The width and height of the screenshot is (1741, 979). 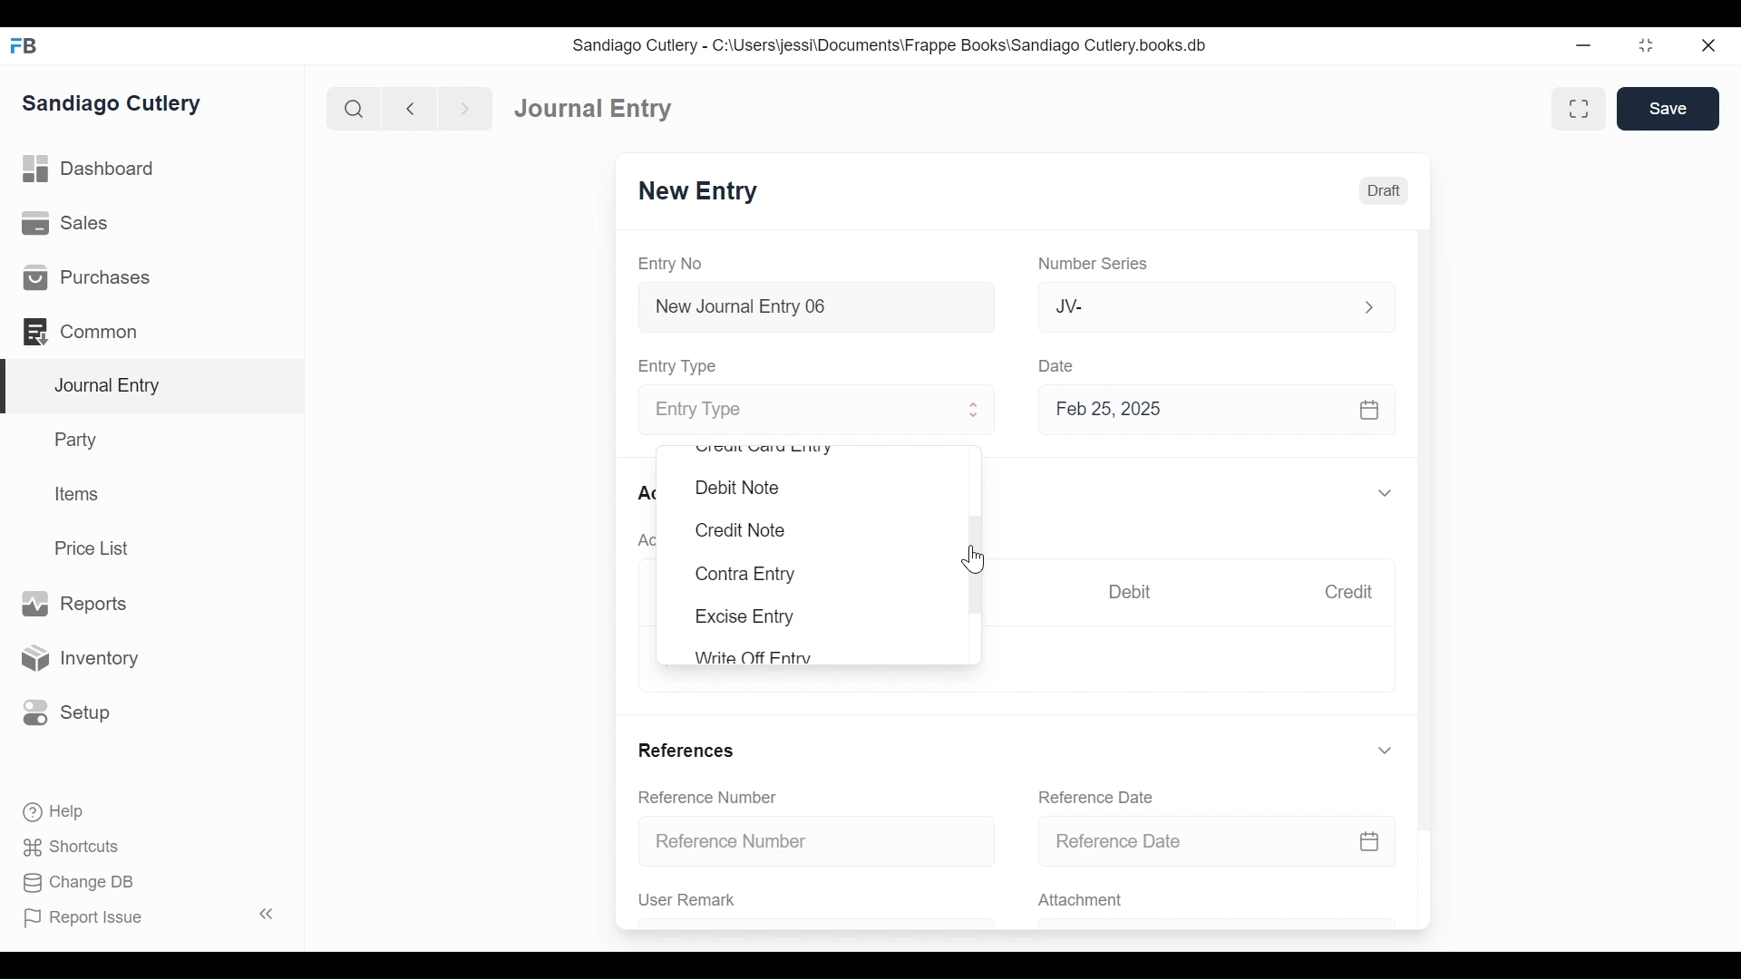 I want to click on Expand, so click(x=1369, y=307).